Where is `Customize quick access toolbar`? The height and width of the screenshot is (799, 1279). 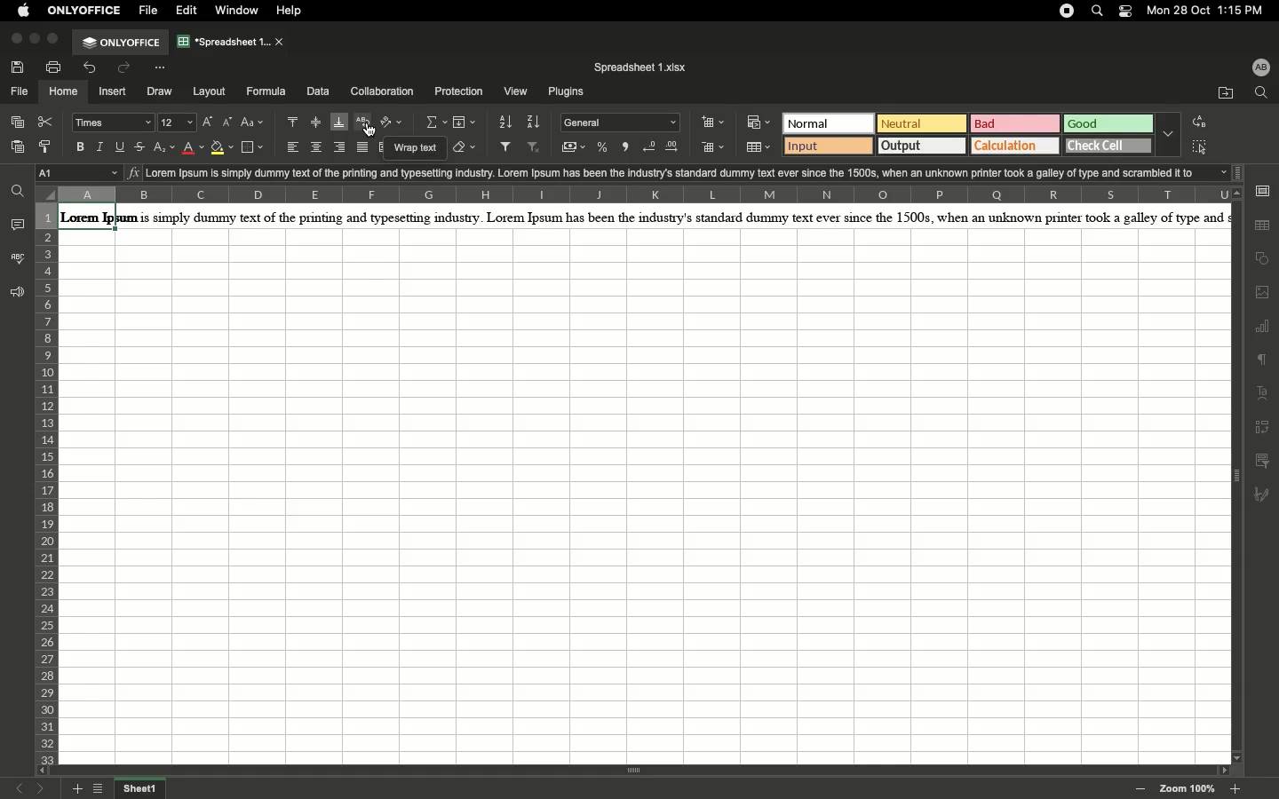
Customize quick access toolbar is located at coordinates (166, 67).